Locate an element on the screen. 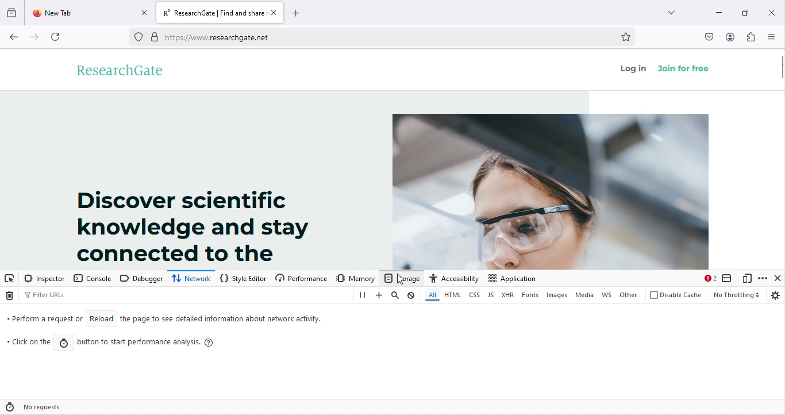 This screenshot has width=785, height=415. responsive design mode is located at coordinates (747, 279).